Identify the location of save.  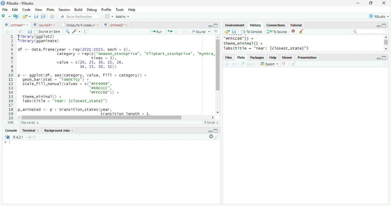
(234, 31).